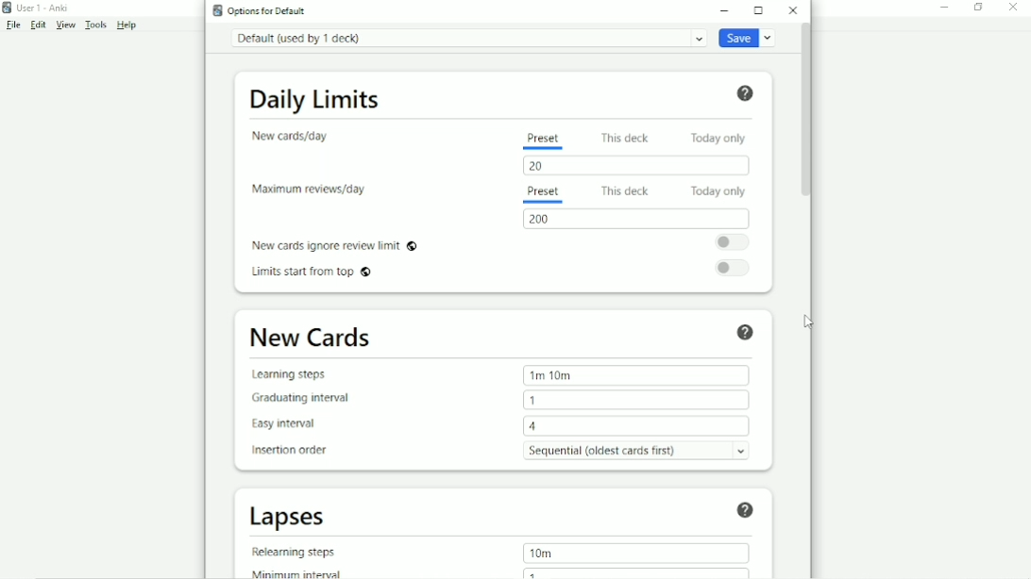 The width and height of the screenshot is (1031, 579). What do you see at coordinates (637, 219) in the screenshot?
I see `200` at bounding box center [637, 219].